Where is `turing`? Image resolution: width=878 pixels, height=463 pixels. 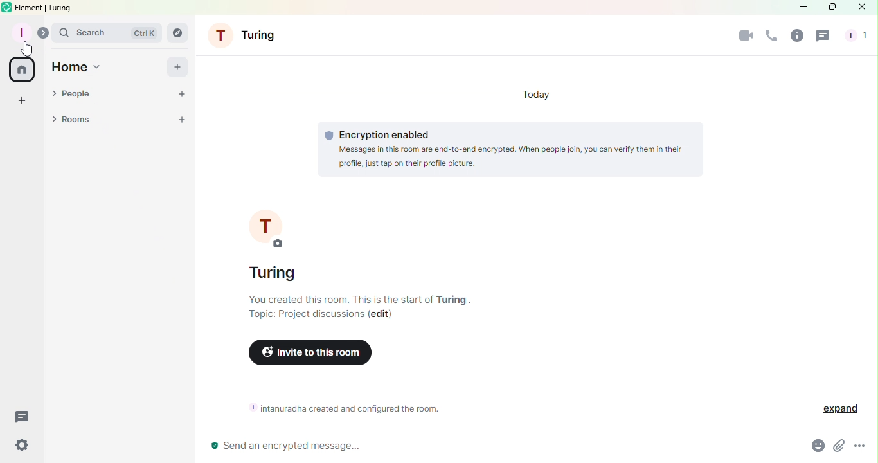 turing is located at coordinates (456, 299).